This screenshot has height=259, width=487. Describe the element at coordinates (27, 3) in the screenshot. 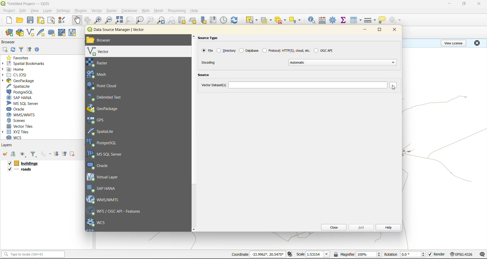

I see `file name and app name` at that location.